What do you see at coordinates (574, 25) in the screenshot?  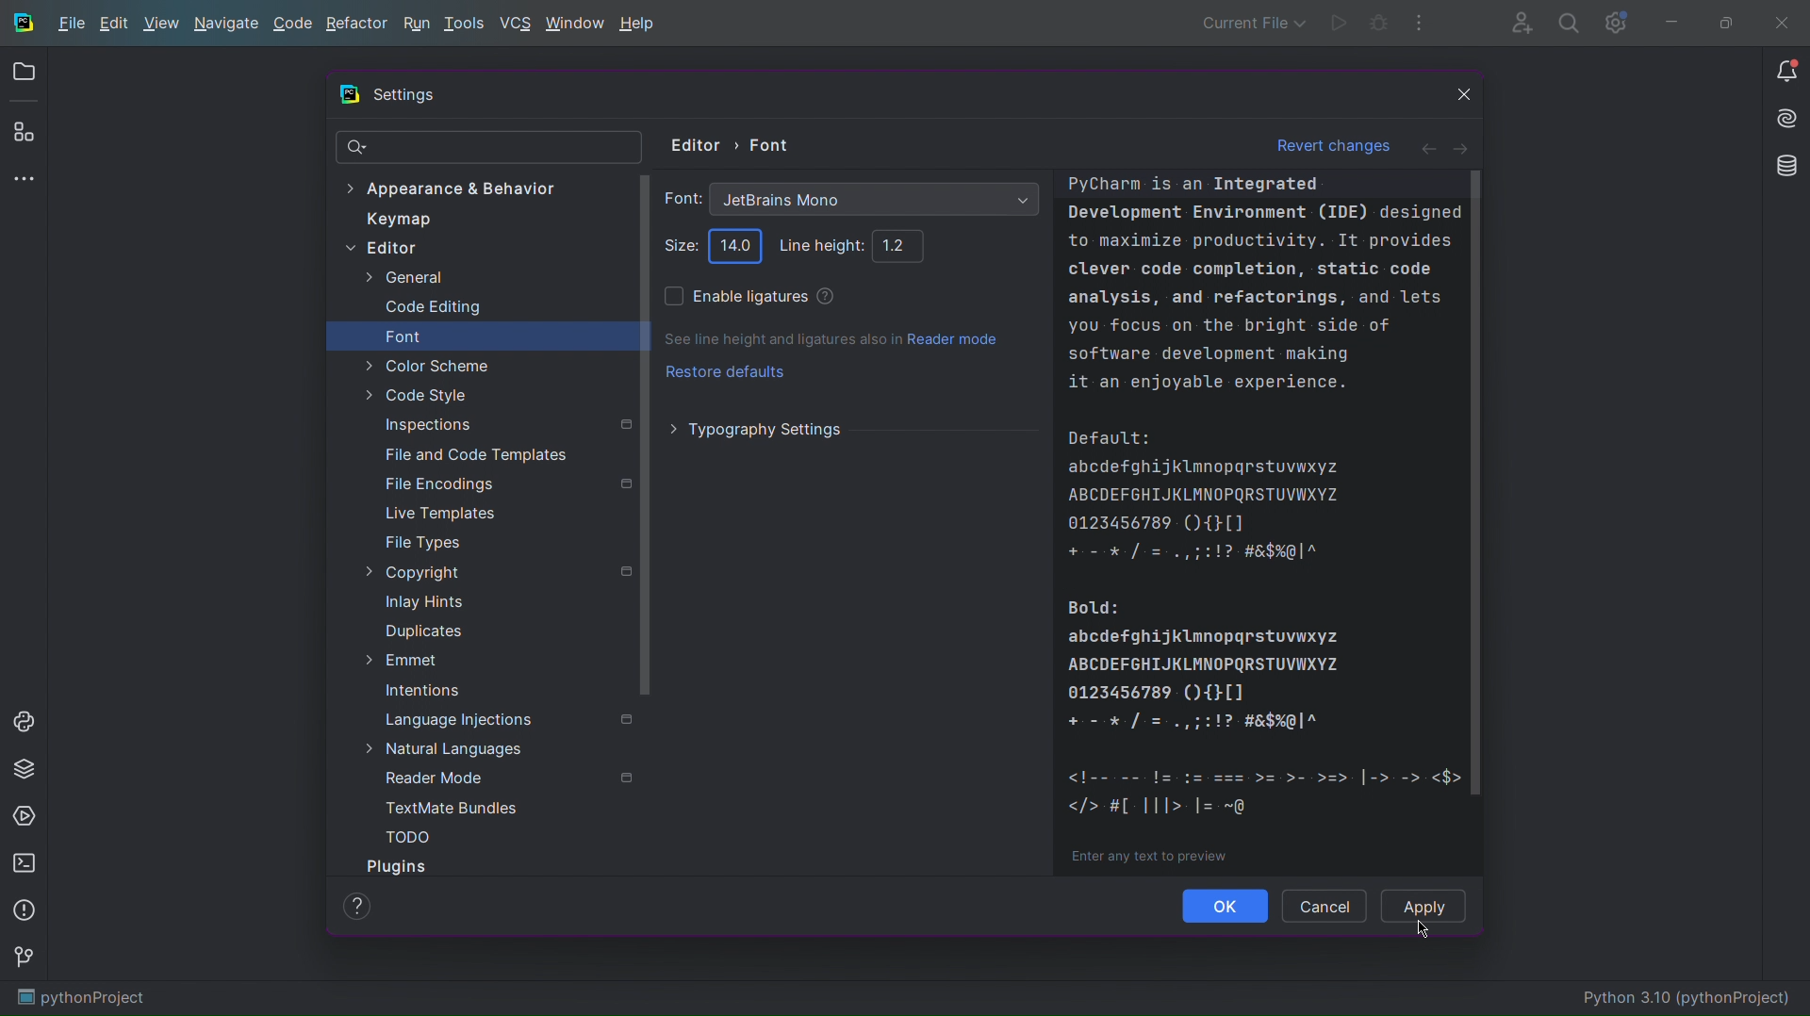 I see `Window` at bounding box center [574, 25].